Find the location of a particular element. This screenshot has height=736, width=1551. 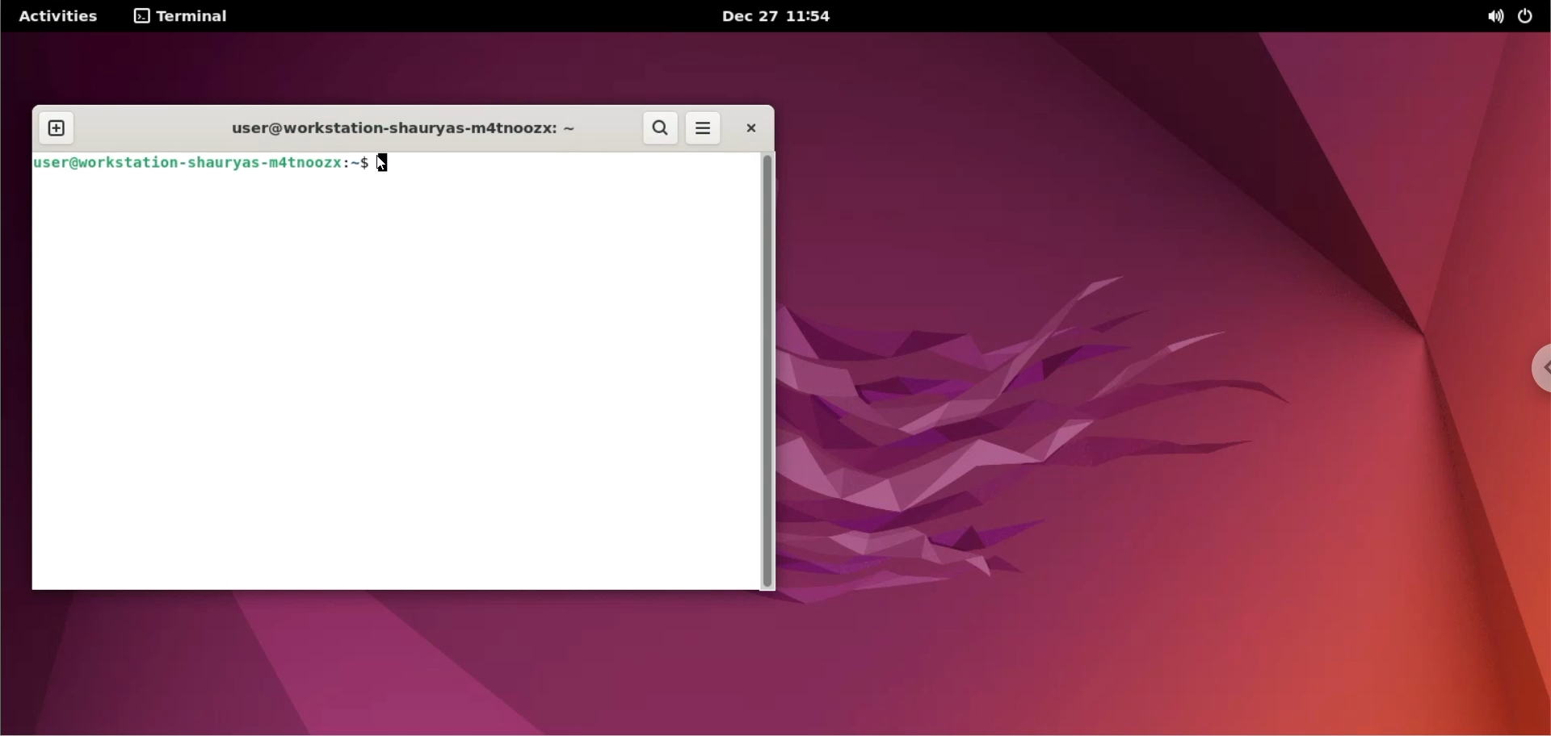

menu options is located at coordinates (704, 128).